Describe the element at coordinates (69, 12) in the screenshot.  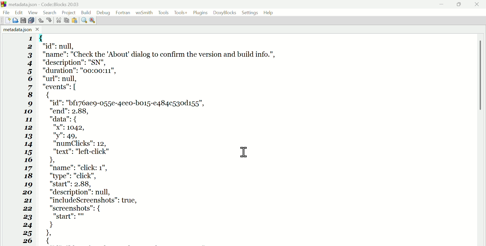
I see `Project` at that location.